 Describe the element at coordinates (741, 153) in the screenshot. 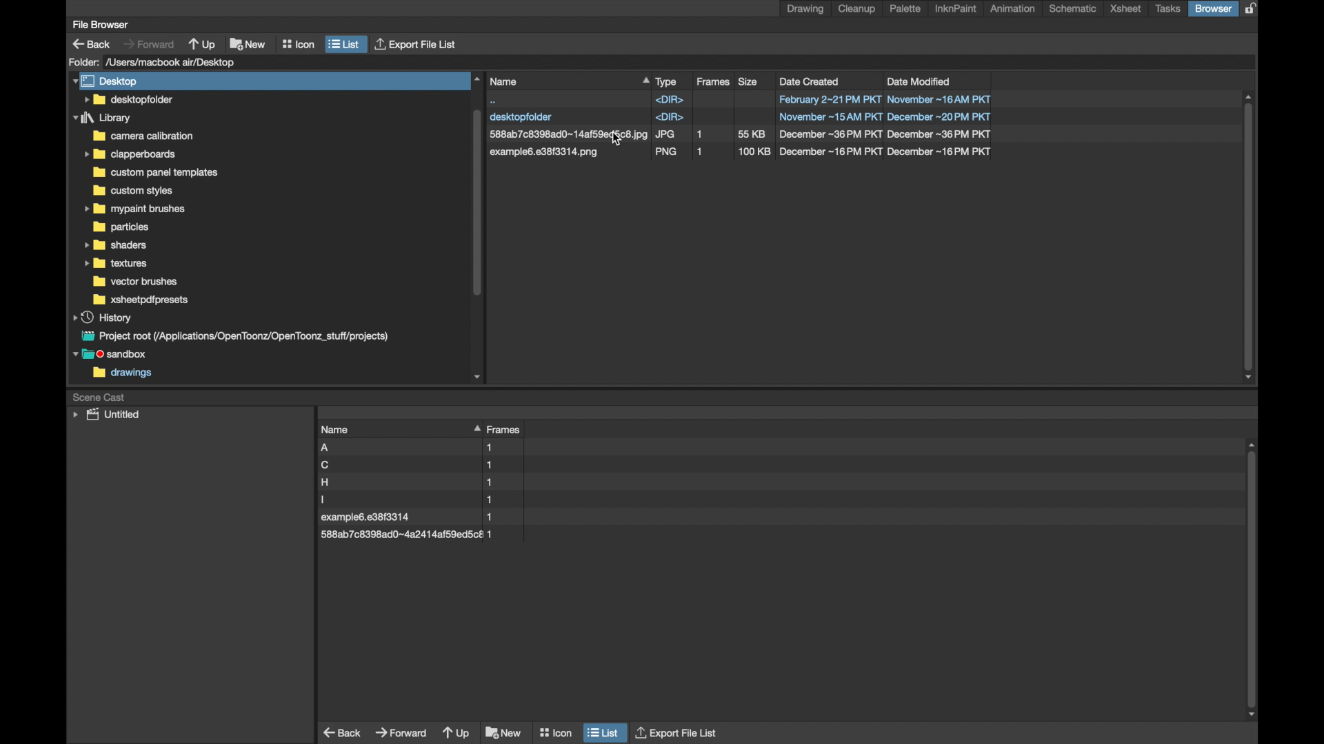

I see `file` at that location.